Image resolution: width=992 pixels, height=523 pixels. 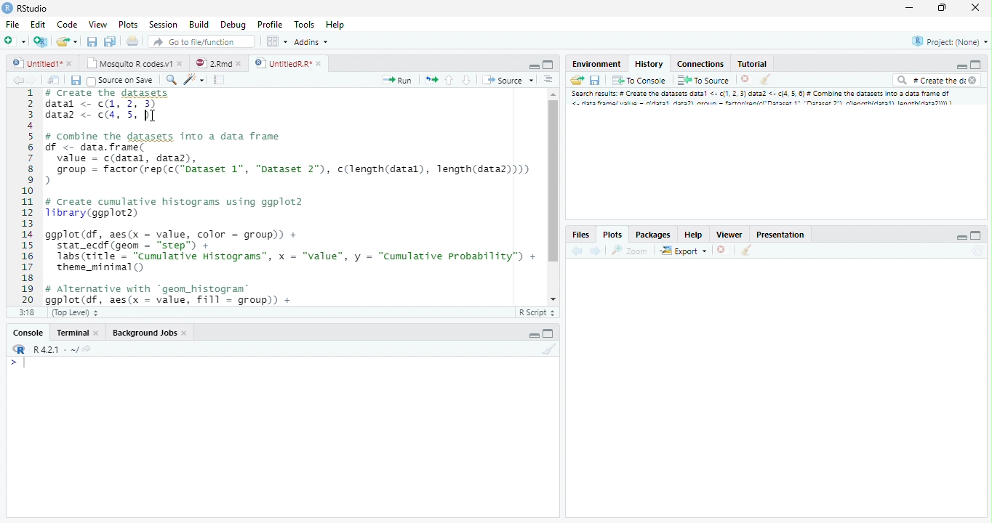 What do you see at coordinates (305, 25) in the screenshot?
I see `Tools` at bounding box center [305, 25].